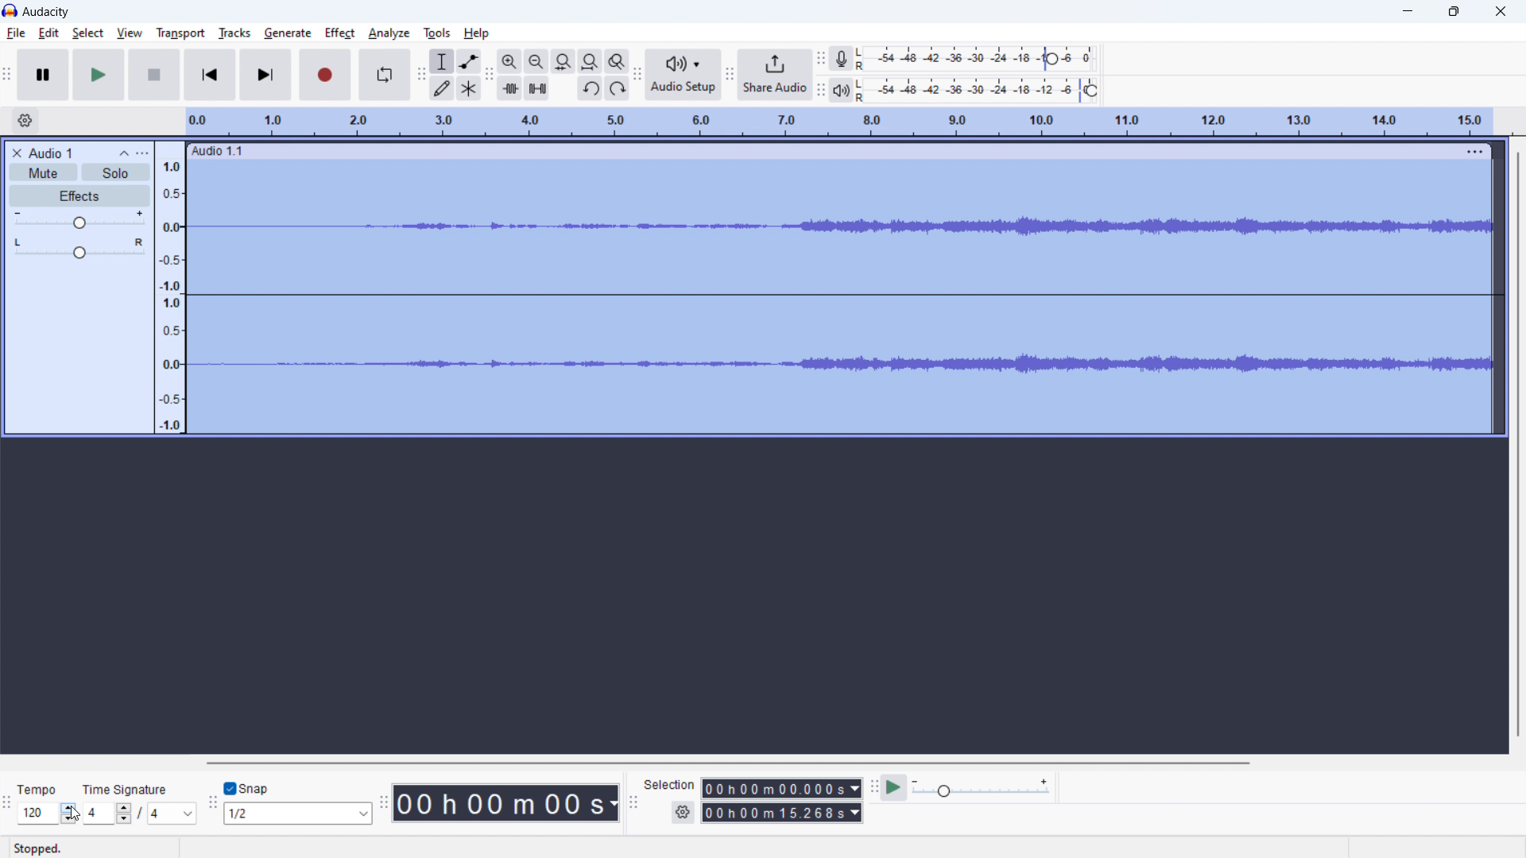 This screenshot has width=1526, height=858. I want to click on delete audio, so click(16, 153).